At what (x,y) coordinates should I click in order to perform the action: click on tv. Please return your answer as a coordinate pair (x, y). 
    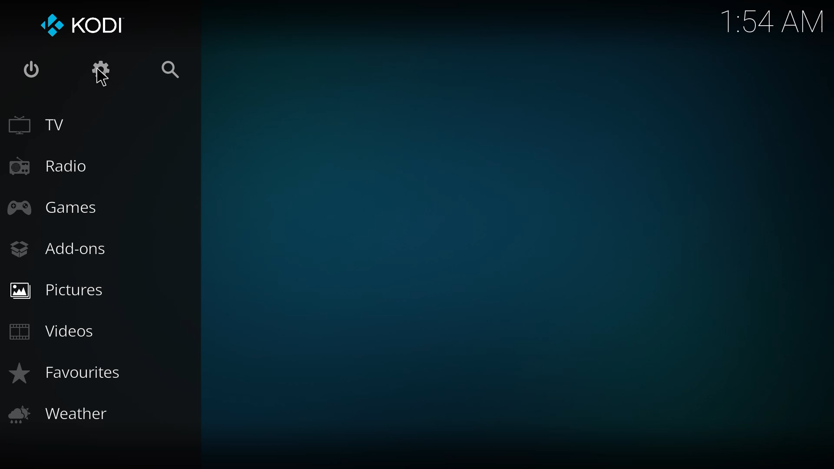
    Looking at the image, I should click on (43, 124).